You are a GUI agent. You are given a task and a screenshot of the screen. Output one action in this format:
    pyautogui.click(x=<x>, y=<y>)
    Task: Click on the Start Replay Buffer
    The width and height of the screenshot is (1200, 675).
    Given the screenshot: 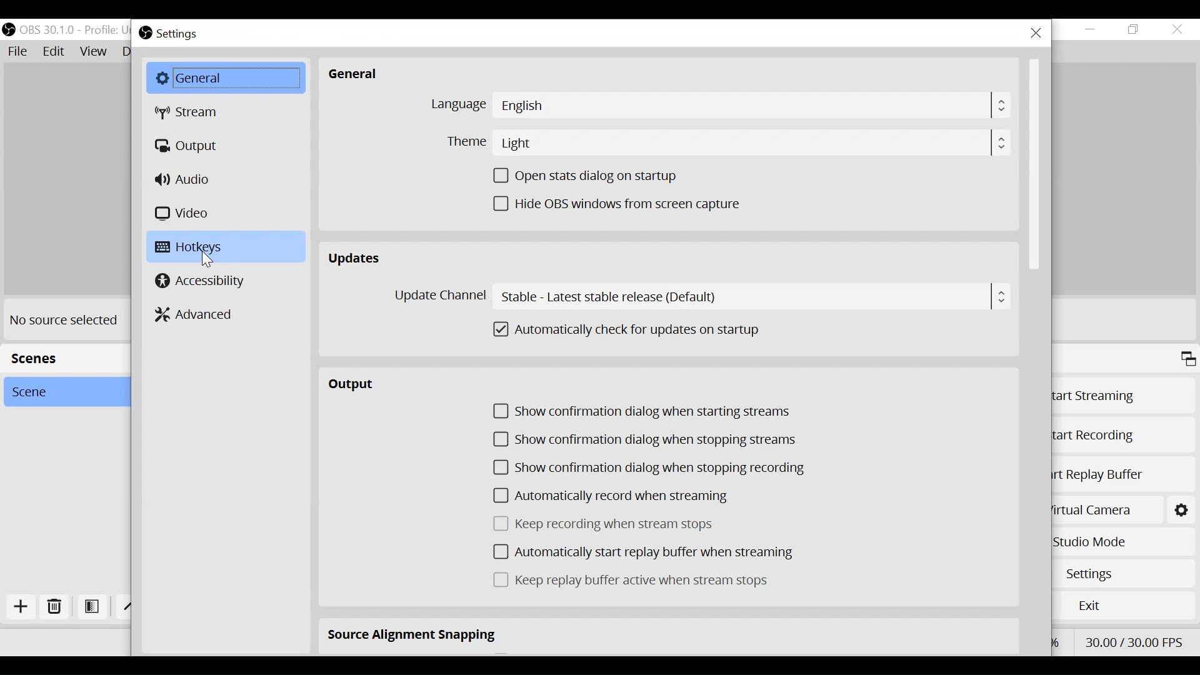 What is the action you would take?
    pyautogui.click(x=1124, y=478)
    